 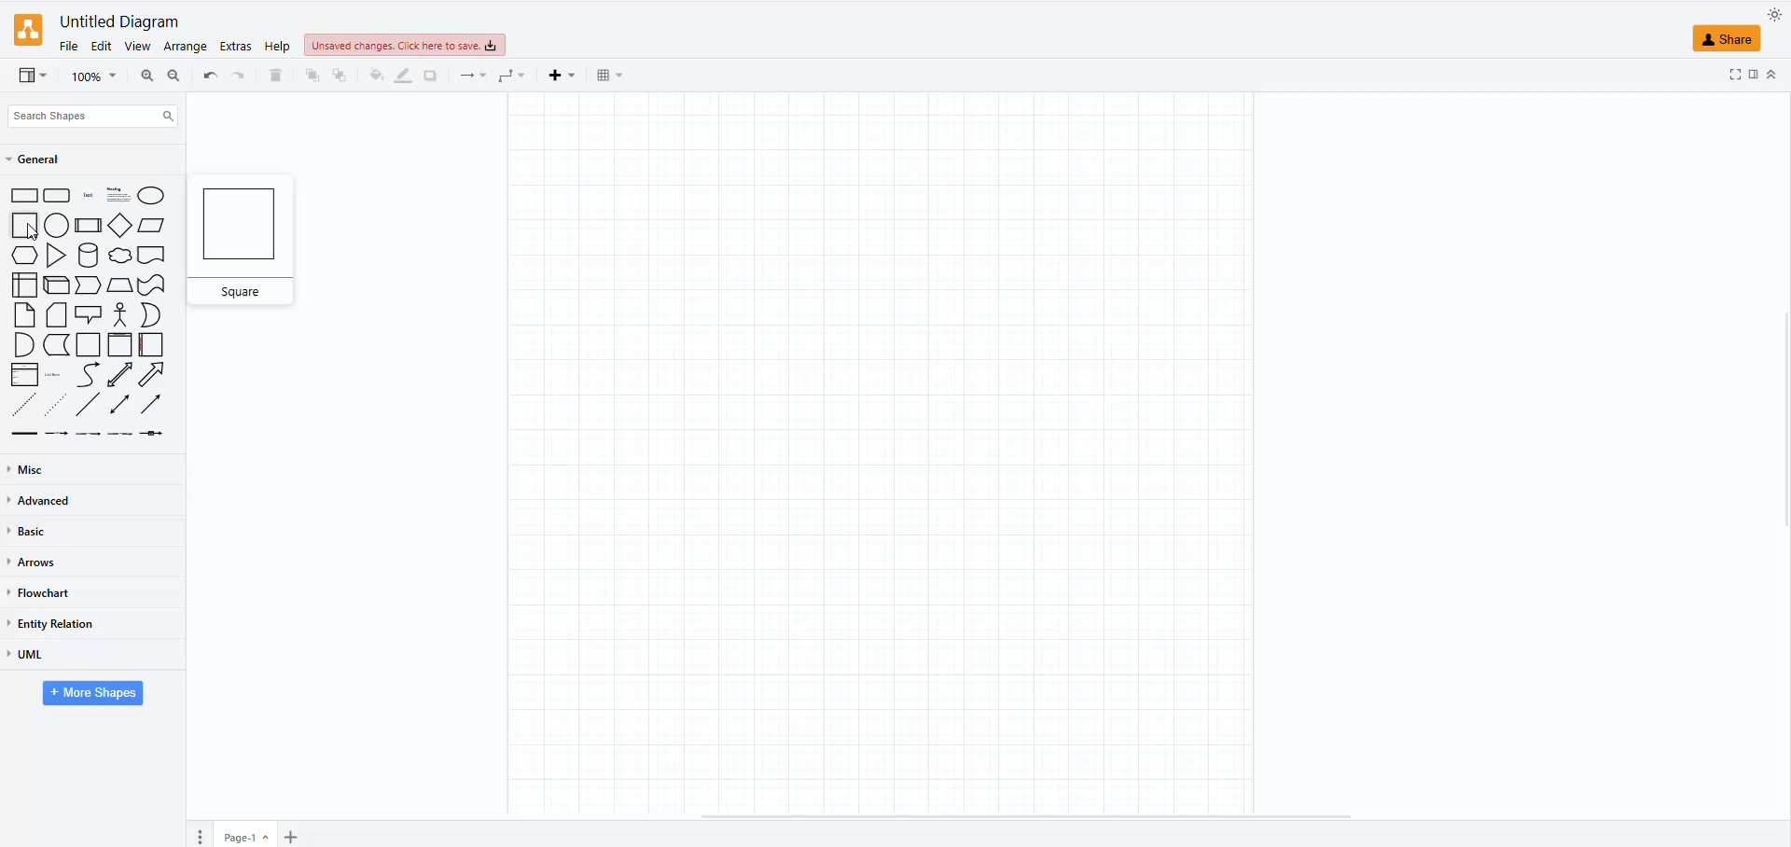 What do you see at coordinates (276, 78) in the screenshot?
I see `delete` at bounding box center [276, 78].